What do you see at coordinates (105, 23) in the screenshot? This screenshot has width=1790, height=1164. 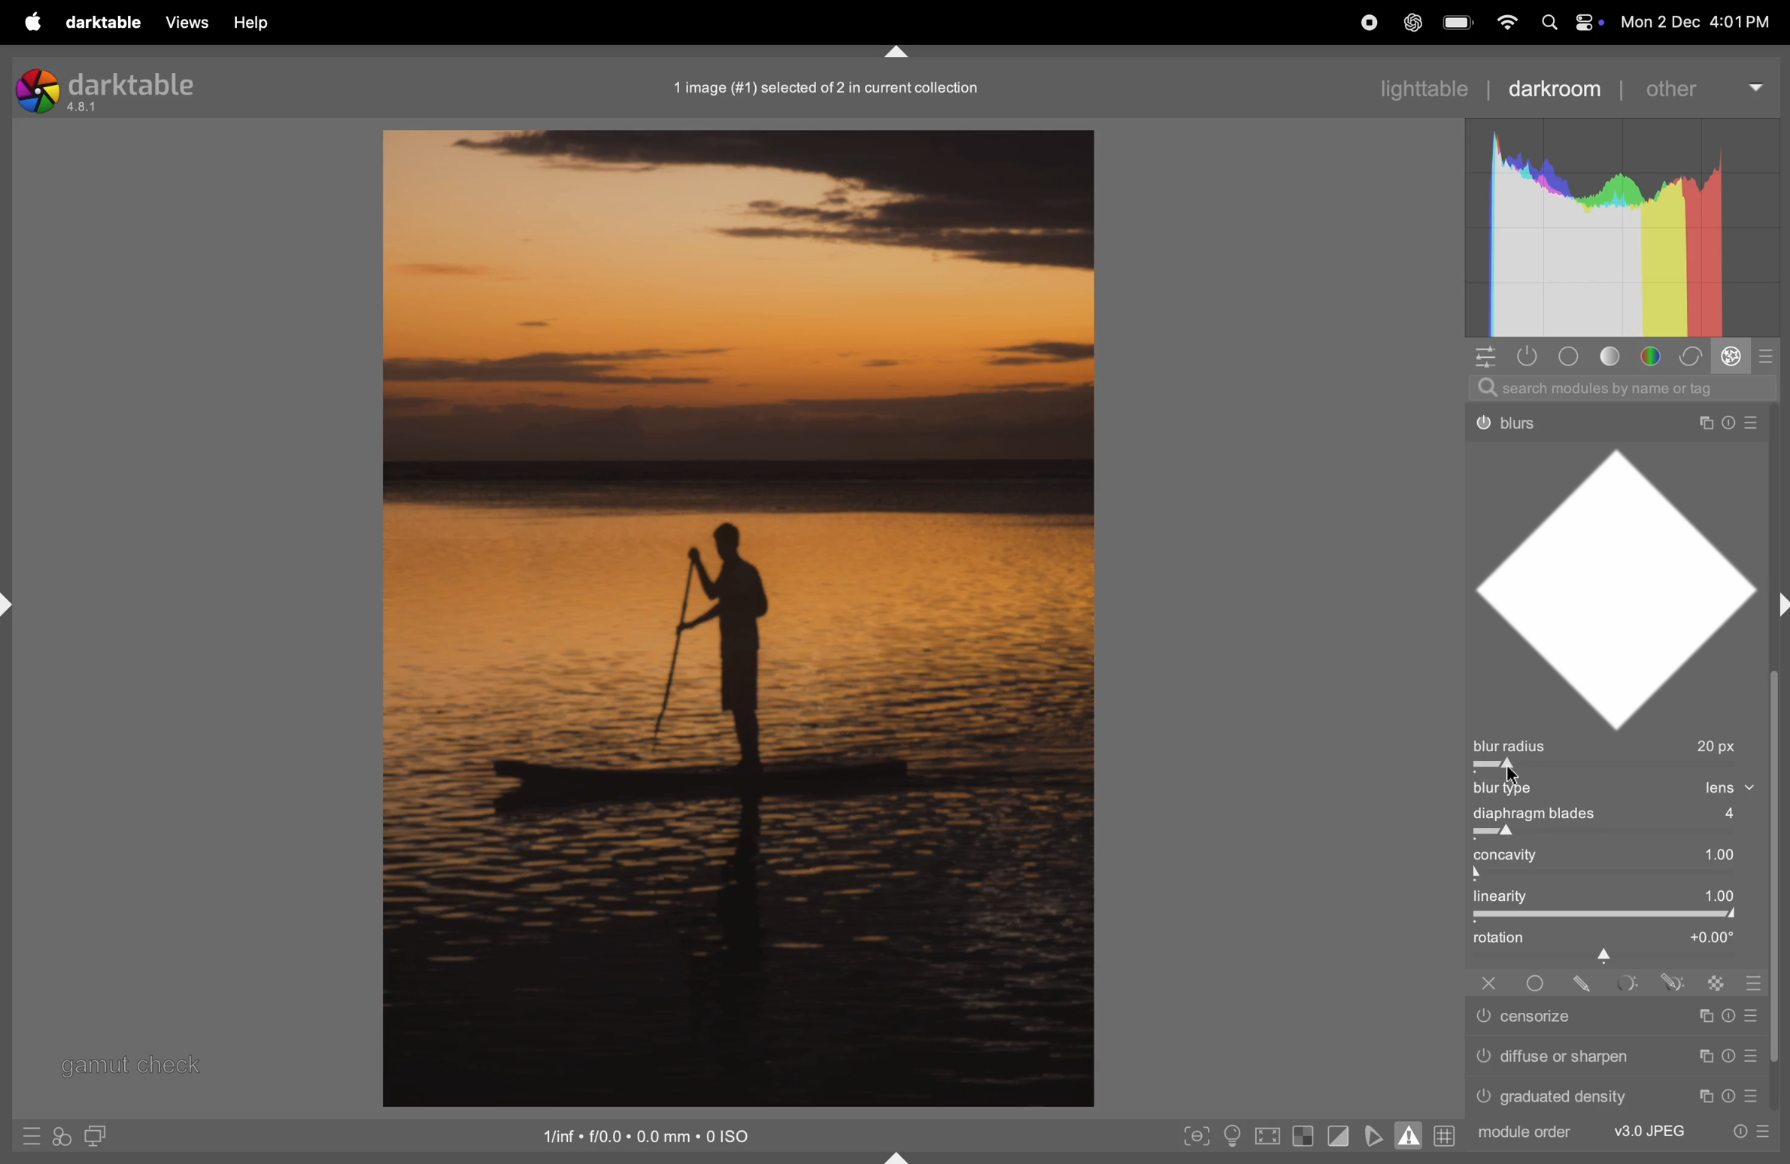 I see `darktable` at bounding box center [105, 23].